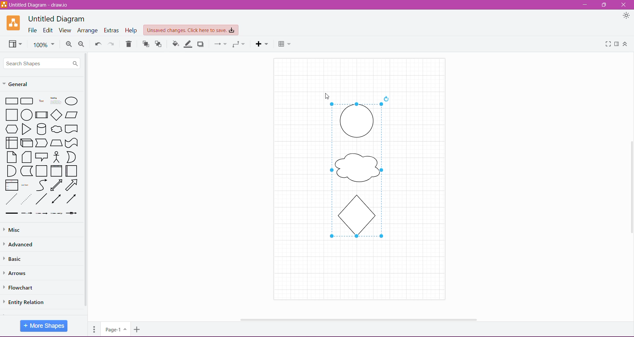  I want to click on View, so click(14, 44).